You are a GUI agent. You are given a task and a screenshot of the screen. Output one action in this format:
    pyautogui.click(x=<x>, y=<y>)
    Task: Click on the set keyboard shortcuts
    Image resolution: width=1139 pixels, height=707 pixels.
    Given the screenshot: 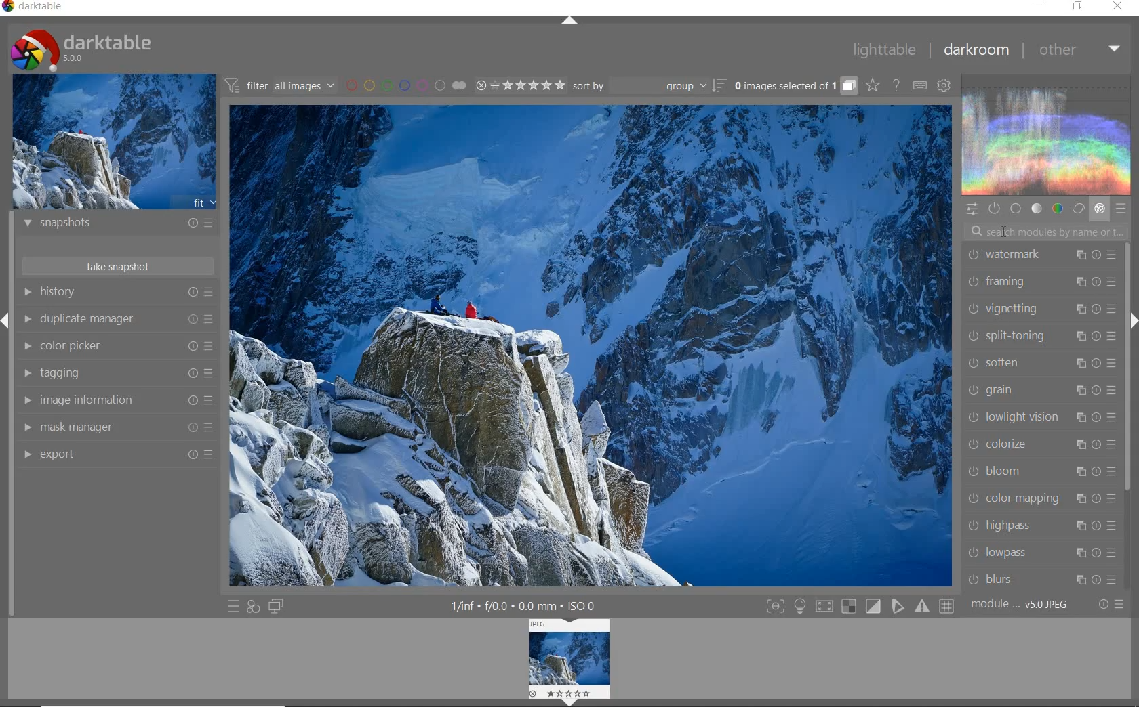 What is the action you would take?
    pyautogui.click(x=919, y=85)
    